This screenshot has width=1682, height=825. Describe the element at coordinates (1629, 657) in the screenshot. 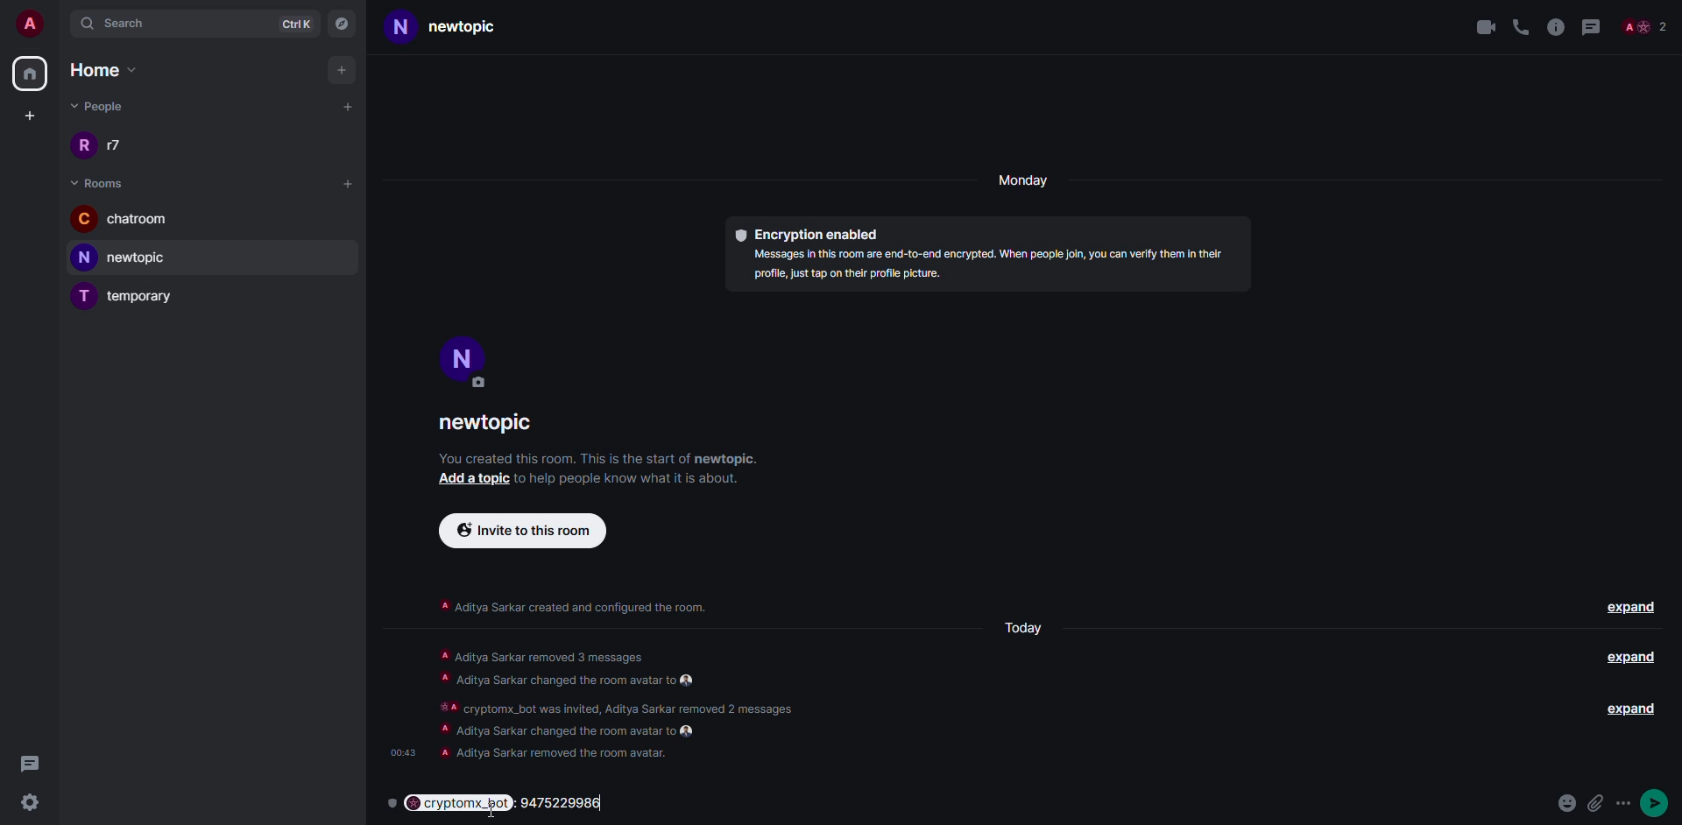

I see `expand` at that location.